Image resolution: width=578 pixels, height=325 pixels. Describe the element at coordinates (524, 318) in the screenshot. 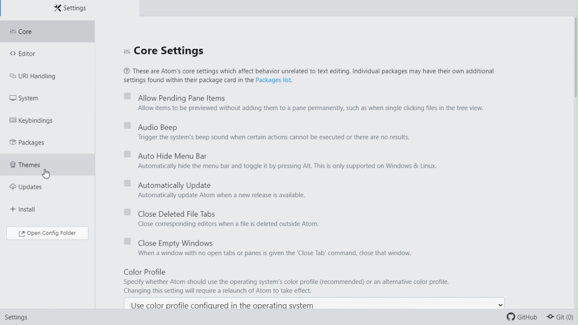

I see `Git Hub` at that location.